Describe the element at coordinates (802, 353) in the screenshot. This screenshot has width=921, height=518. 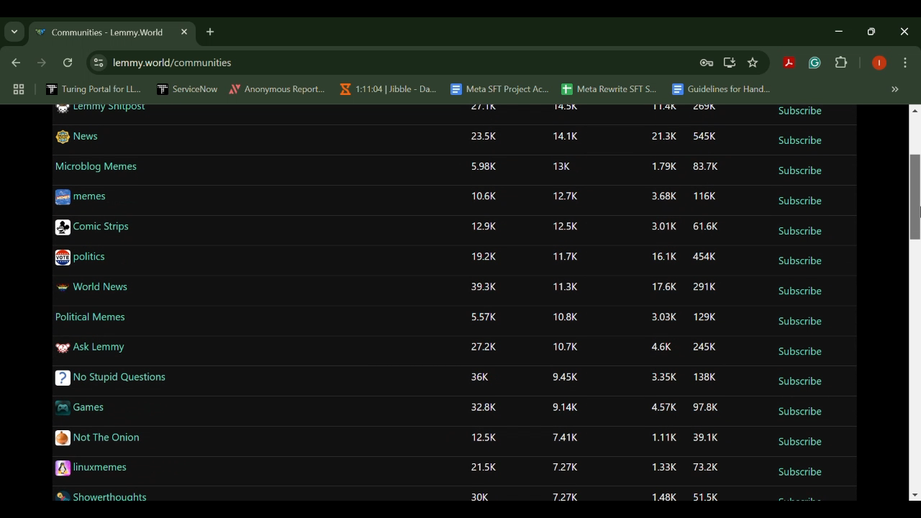
I see `Subscribe` at that location.